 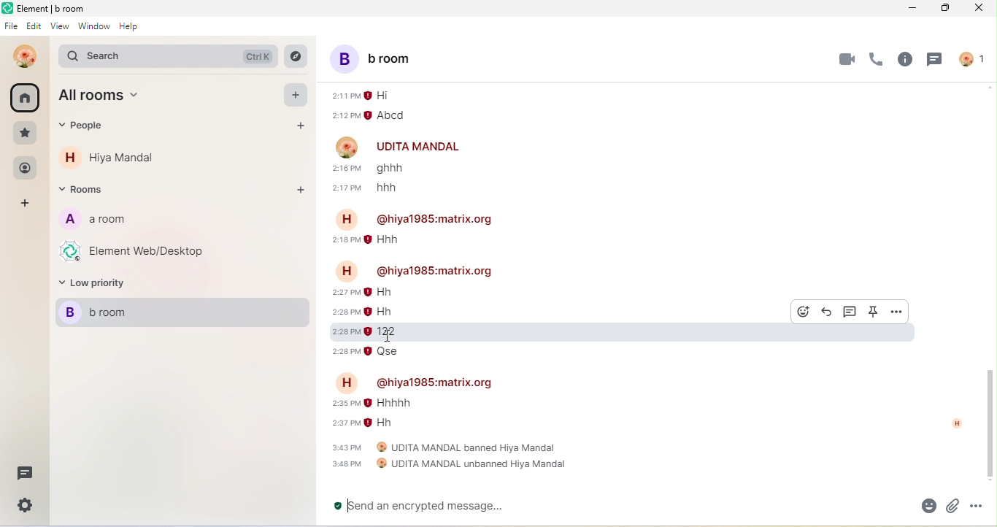 What do you see at coordinates (369, 115) in the screenshot?
I see `2:12 pm Abcd` at bounding box center [369, 115].